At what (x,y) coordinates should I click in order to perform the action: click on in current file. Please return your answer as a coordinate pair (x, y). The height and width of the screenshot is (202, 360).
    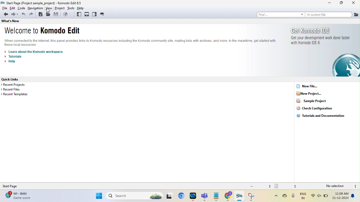
    Looking at the image, I should click on (328, 14).